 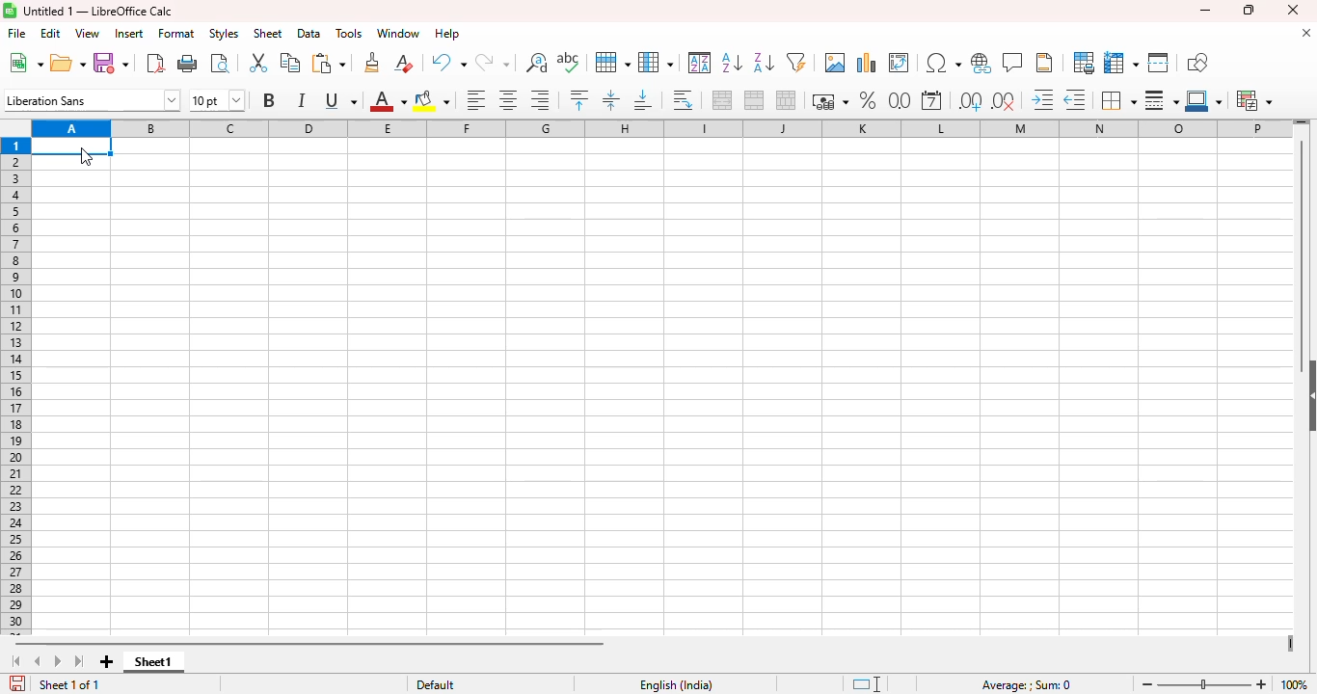 What do you see at coordinates (1122, 64) in the screenshot?
I see `freeze rows and columns` at bounding box center [1122, 64].